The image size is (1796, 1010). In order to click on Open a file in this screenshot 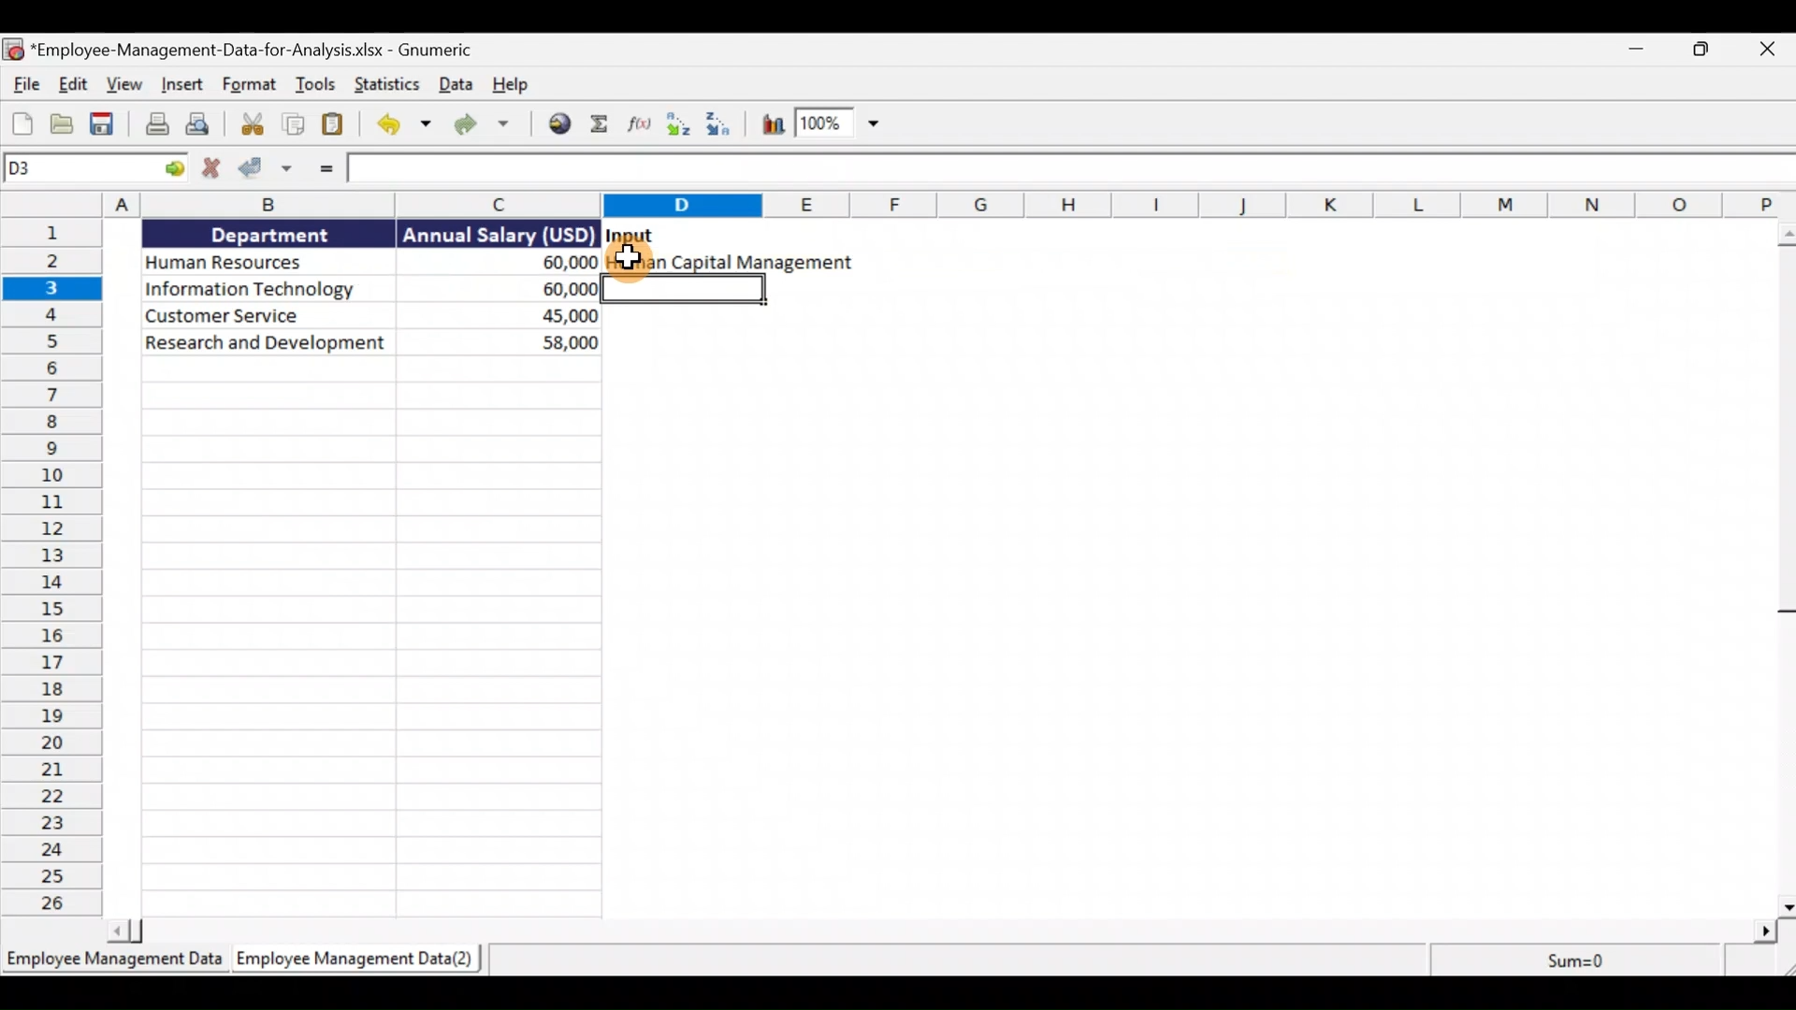, I will do `click(59, 125)`.